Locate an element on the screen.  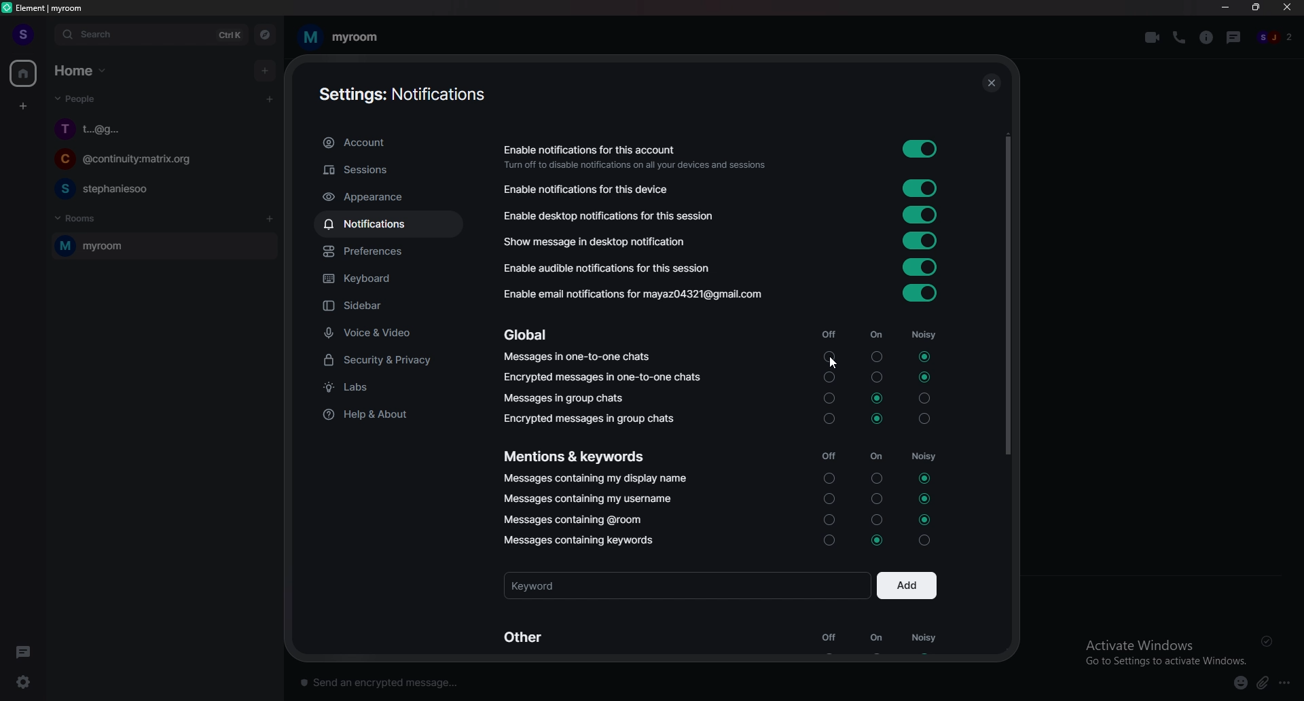
add is located at coordinates (264, 71).